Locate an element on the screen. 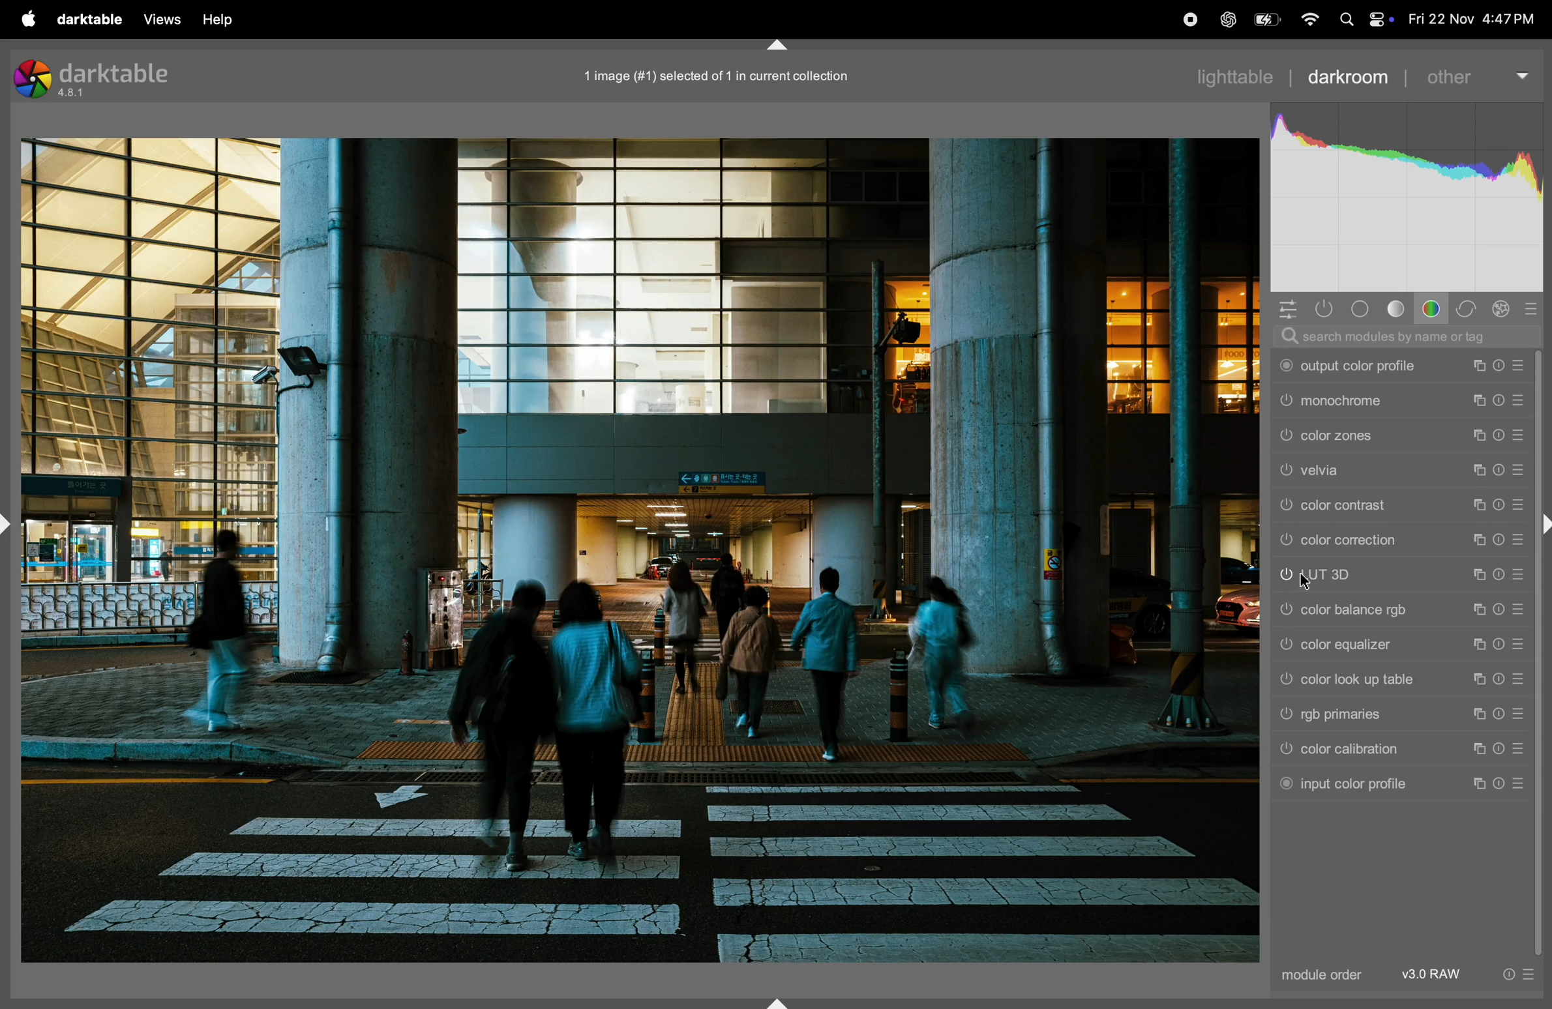  input color profile turned off is located at coordinates (1285, 783).